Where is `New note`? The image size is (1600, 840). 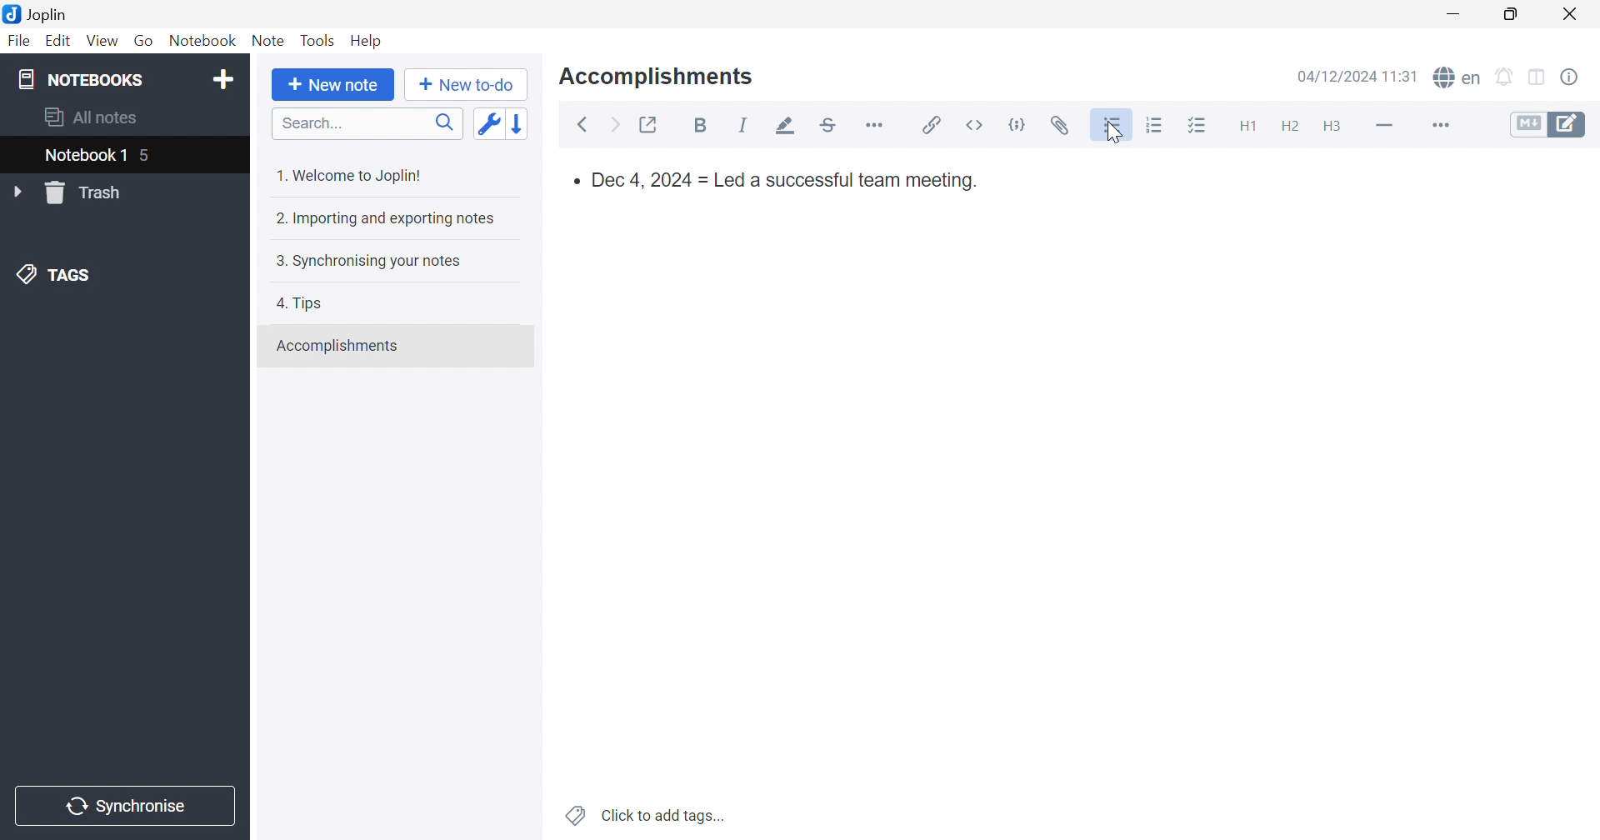 New note is located at coordinates (334, 85).